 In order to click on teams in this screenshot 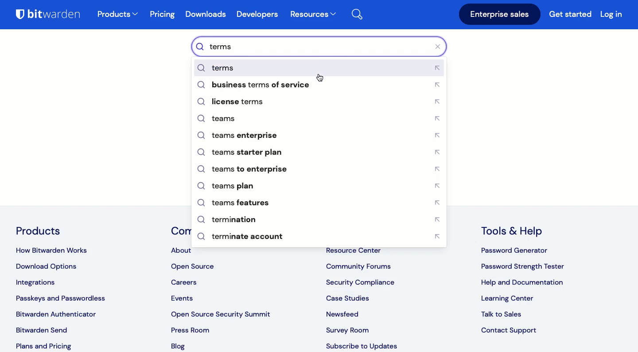, I will do `click(320, 119)`.